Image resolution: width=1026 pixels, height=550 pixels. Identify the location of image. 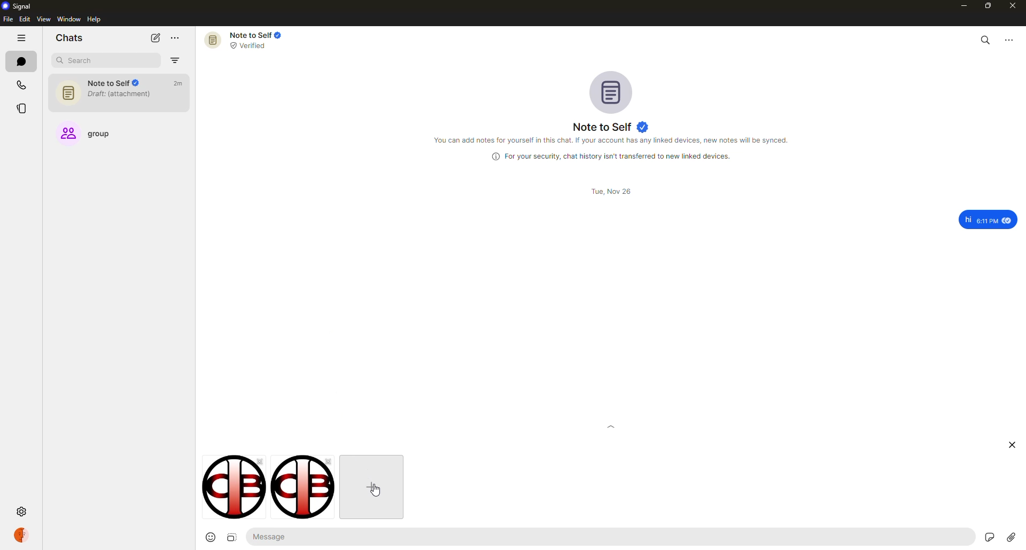
(226, 488).